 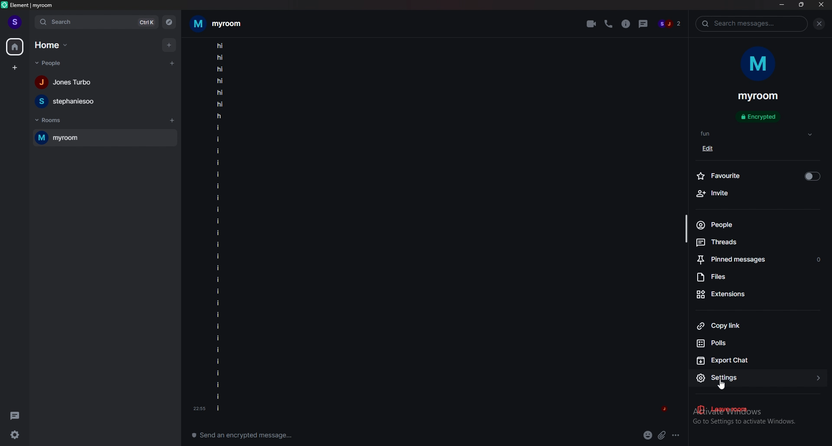 What do you see at coordinates (757, 325) in the screenshot?
I see `copy link` at bounding box center [757, 325].